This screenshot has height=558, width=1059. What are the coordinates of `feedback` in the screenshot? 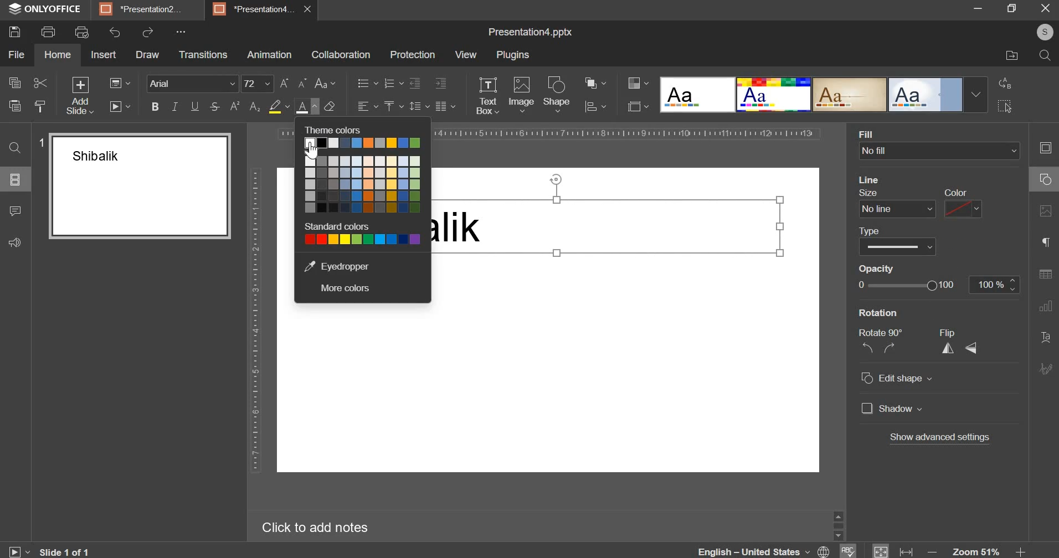 It's located at (16, 241).